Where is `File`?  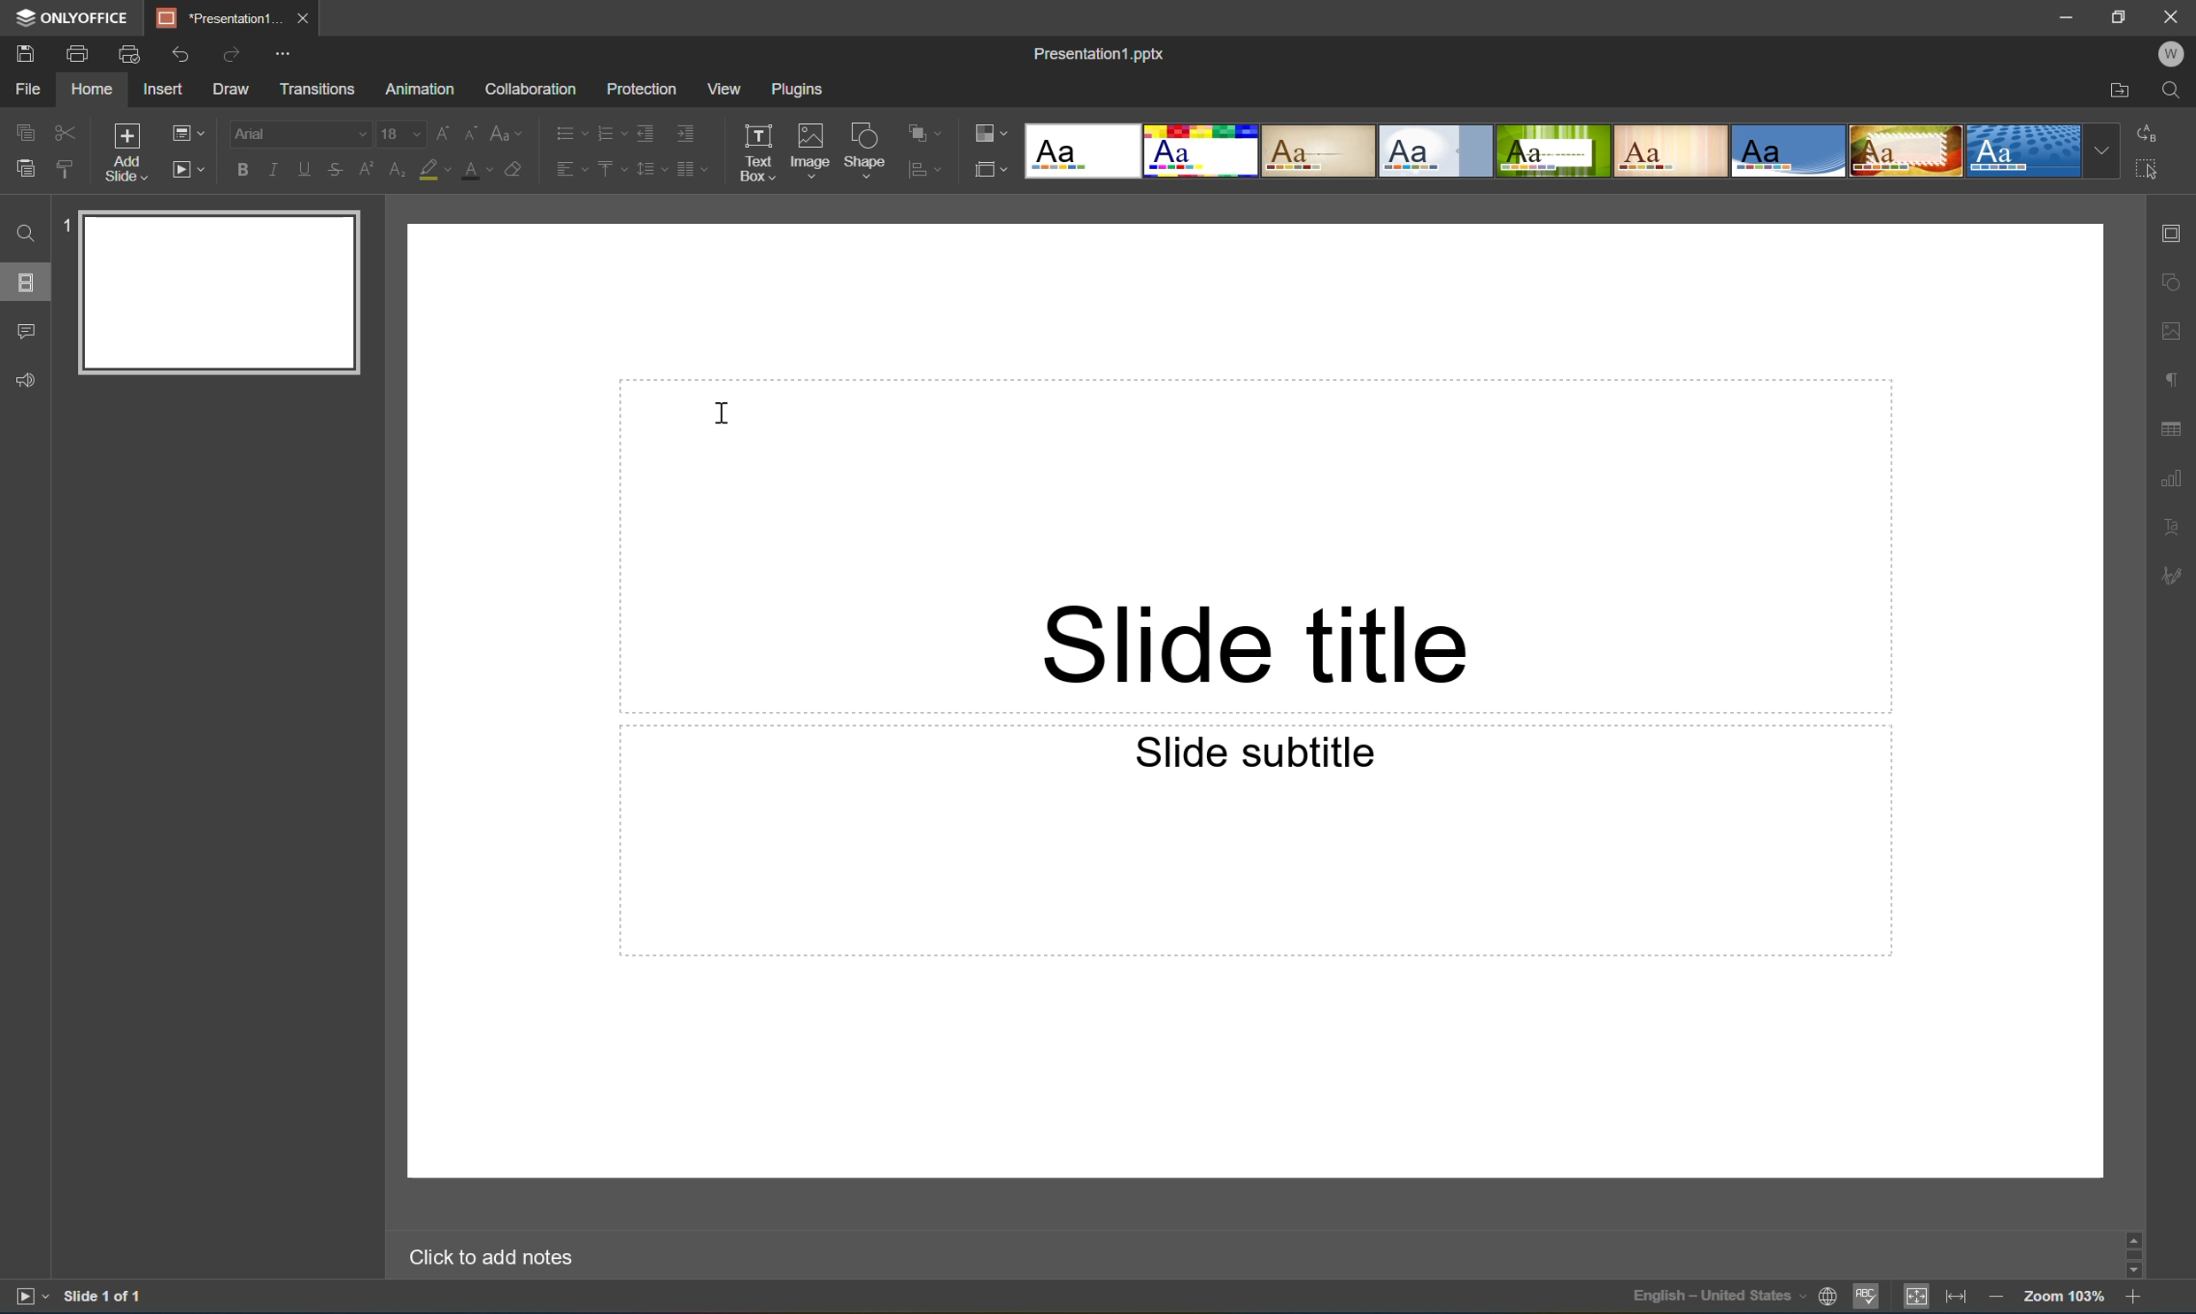 File is located at coordinates (34, 88).